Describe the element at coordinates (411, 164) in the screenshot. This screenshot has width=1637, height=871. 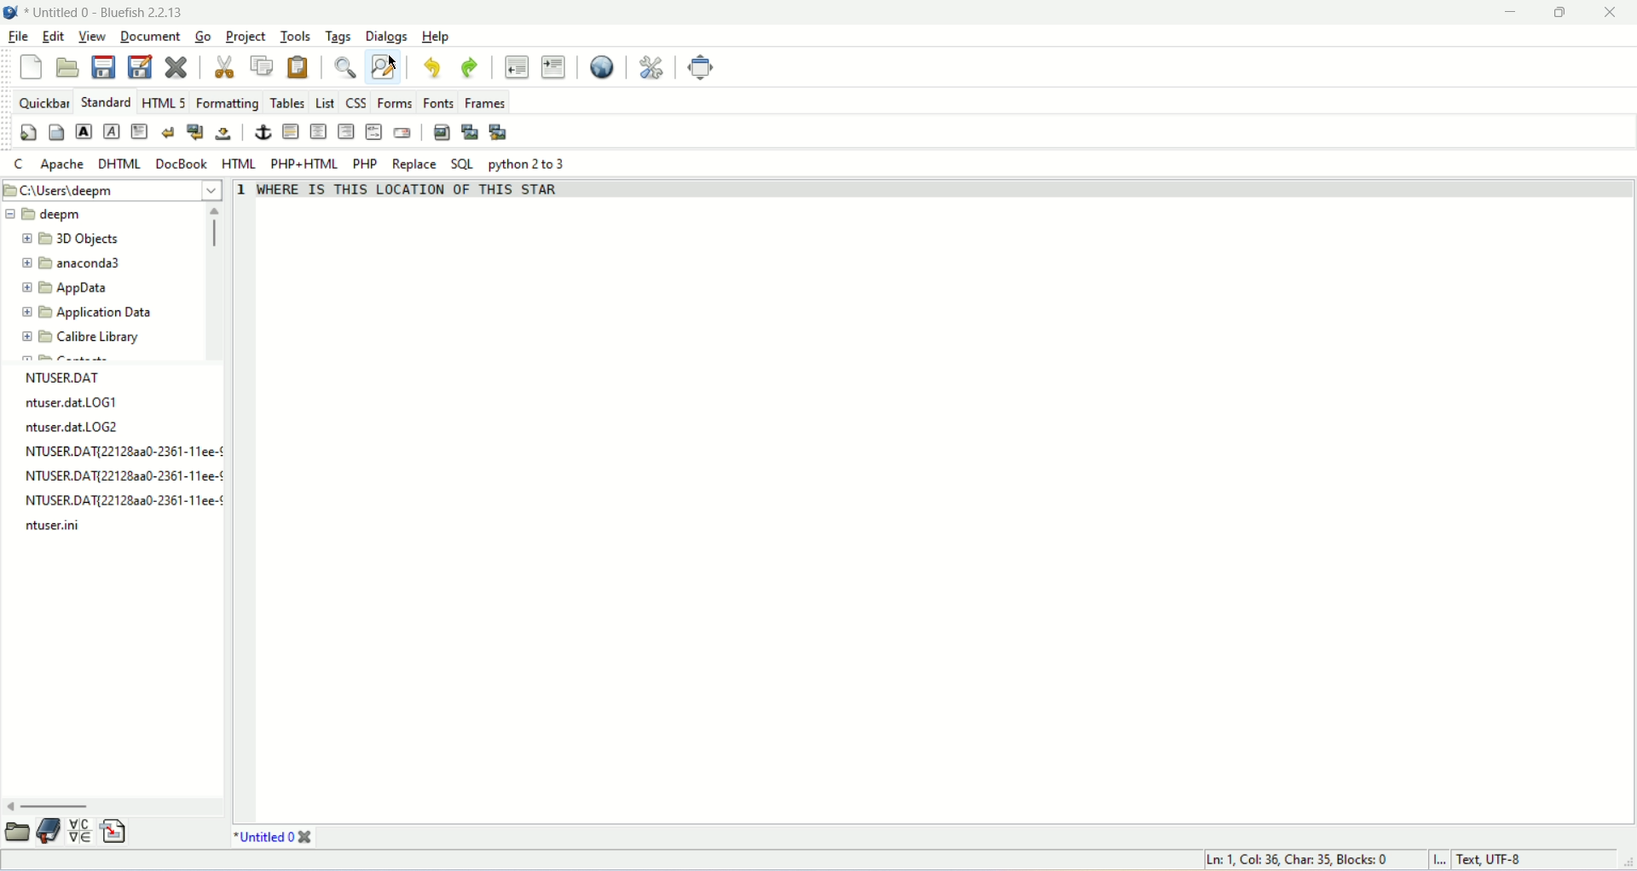
I see `replace` at that location.